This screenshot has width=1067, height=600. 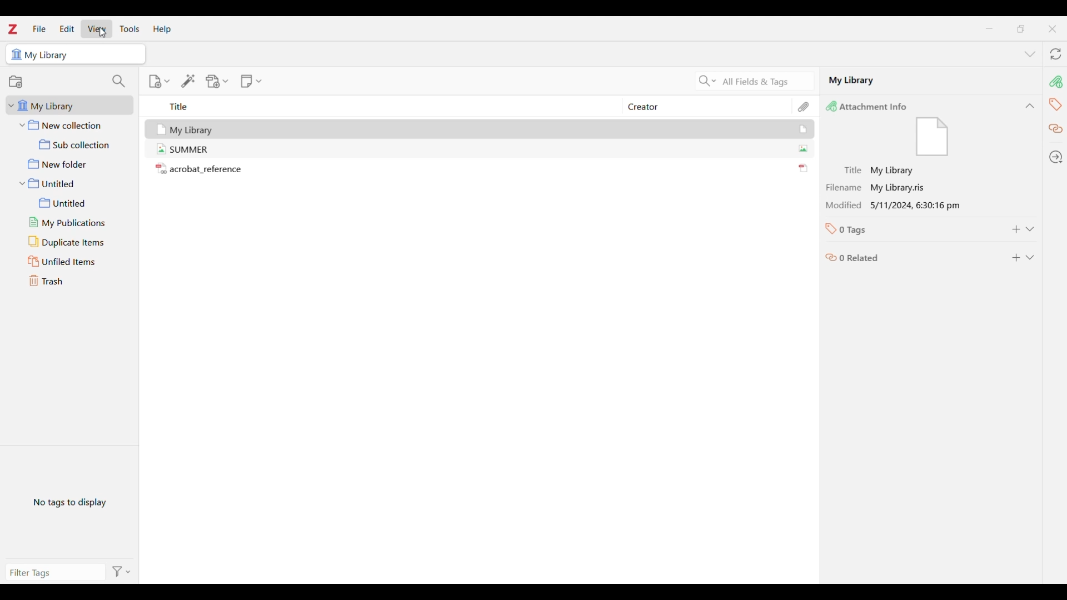 I want to click on New item options, so click(x=159, y=82).